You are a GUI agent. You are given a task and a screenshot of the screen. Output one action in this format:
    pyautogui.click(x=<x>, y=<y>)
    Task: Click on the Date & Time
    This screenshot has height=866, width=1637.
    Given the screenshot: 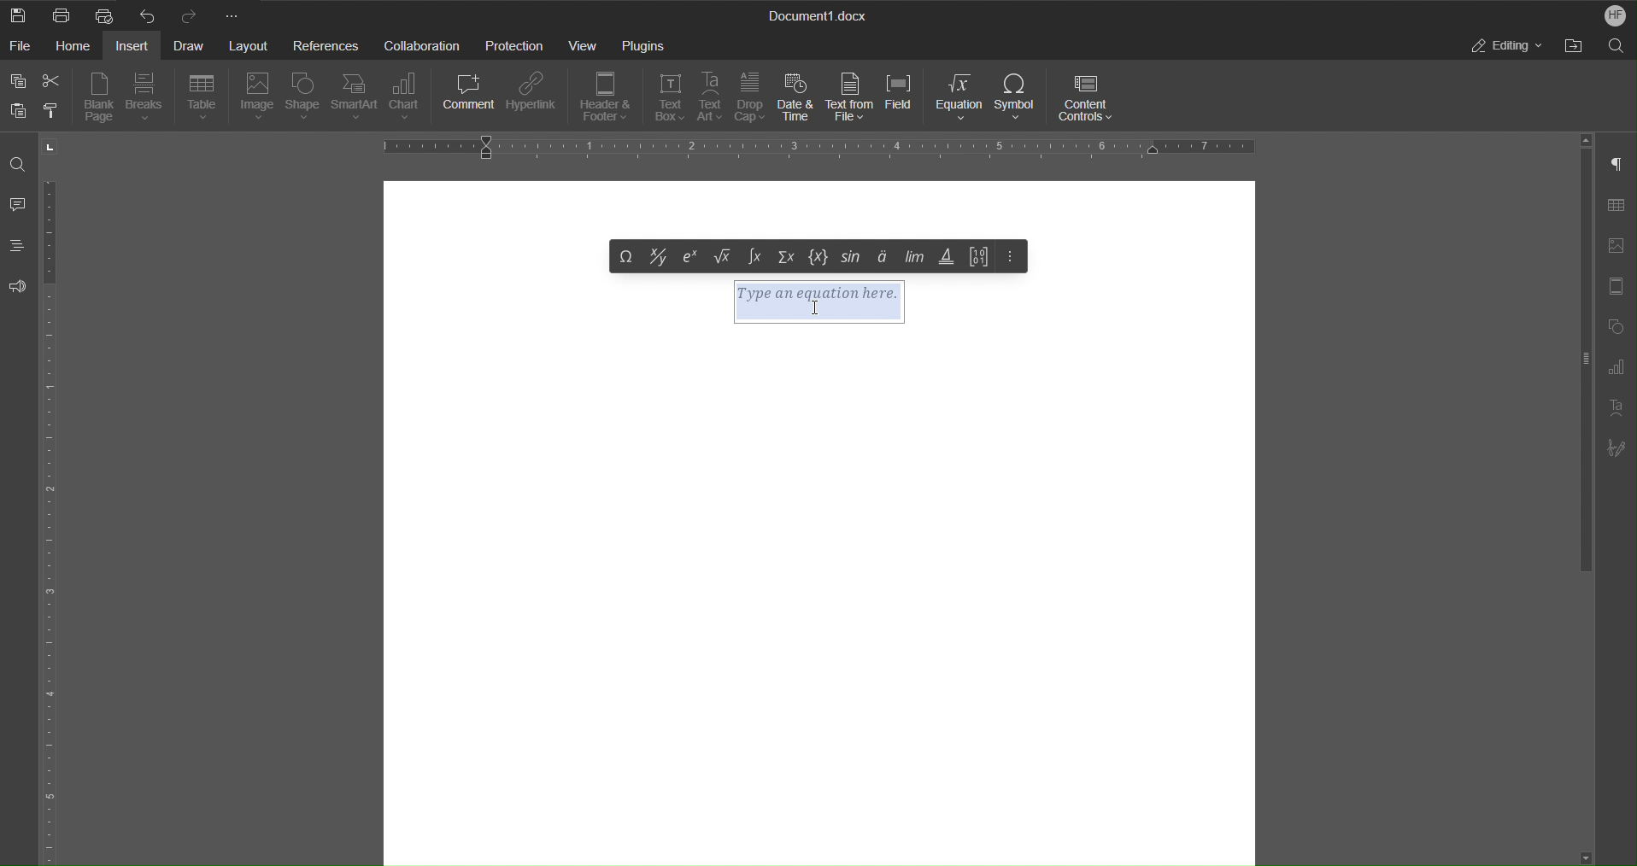 What is the action you would take?
    pyautogui.click(x=799, y=98)
    